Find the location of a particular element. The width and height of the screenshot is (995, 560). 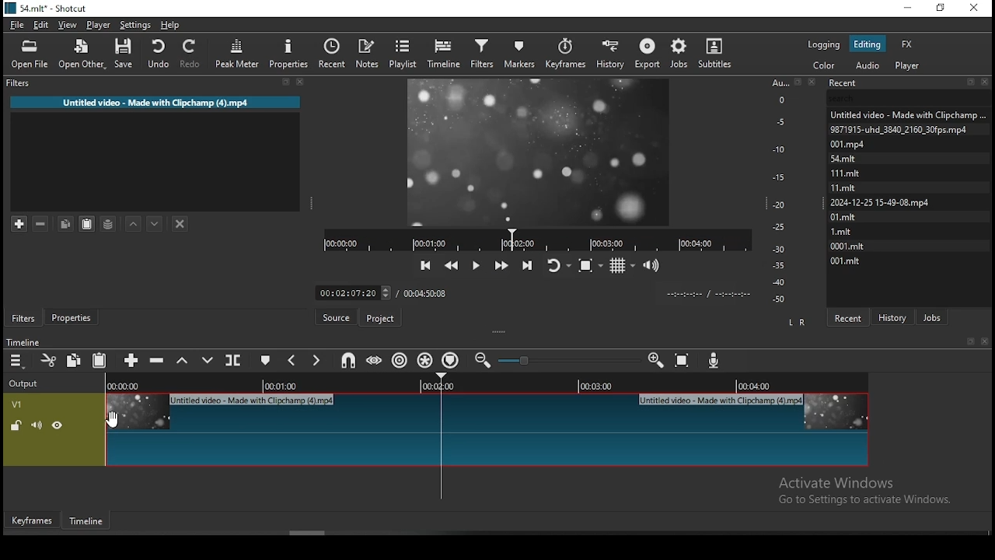

remove selected filters is located at coordinates (40, 221).